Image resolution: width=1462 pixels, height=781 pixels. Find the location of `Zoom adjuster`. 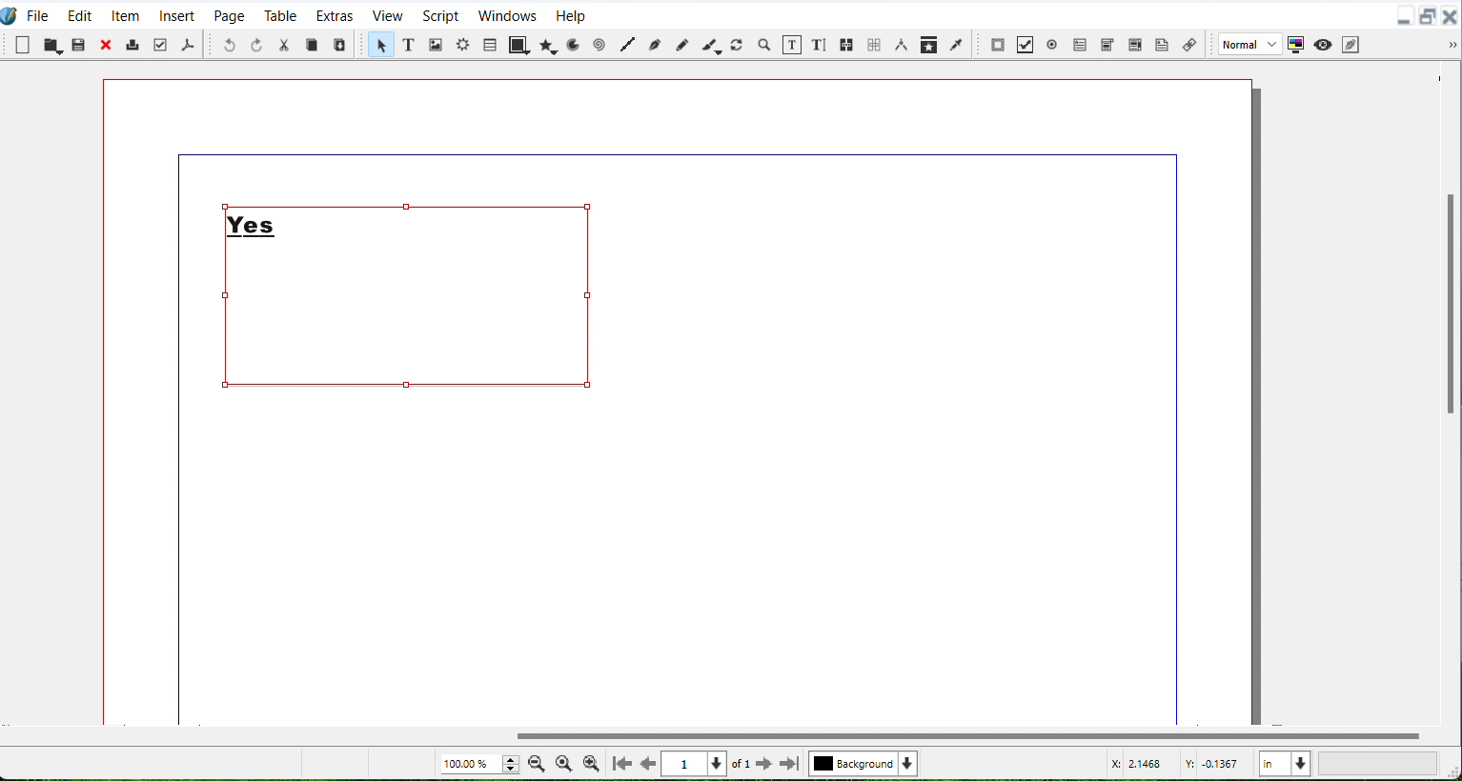

Zoom adjuster is located at coordinates (478, 764).